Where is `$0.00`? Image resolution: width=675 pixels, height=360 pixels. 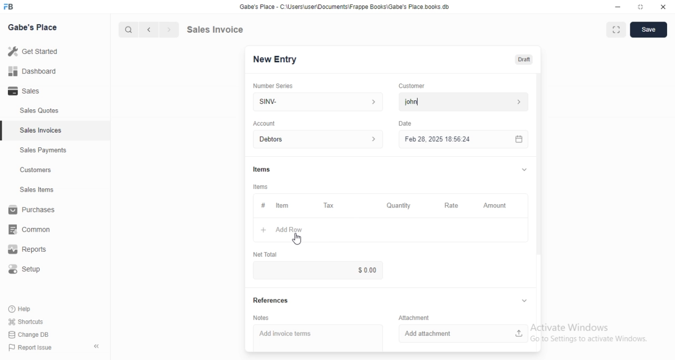 $0.00 is located at coordinates (351, 270).